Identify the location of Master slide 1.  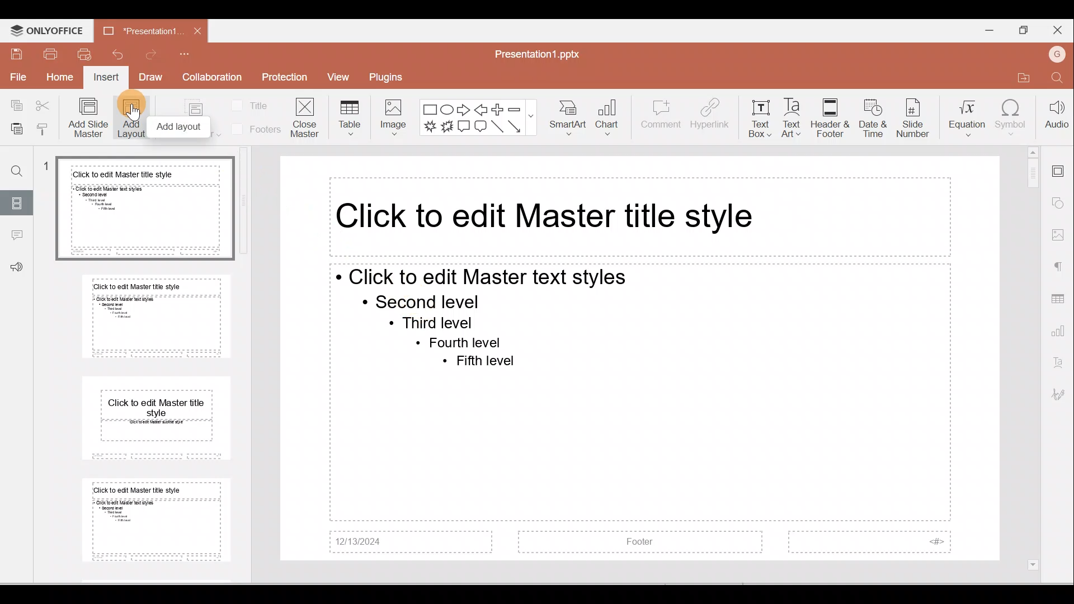
(144, 209).